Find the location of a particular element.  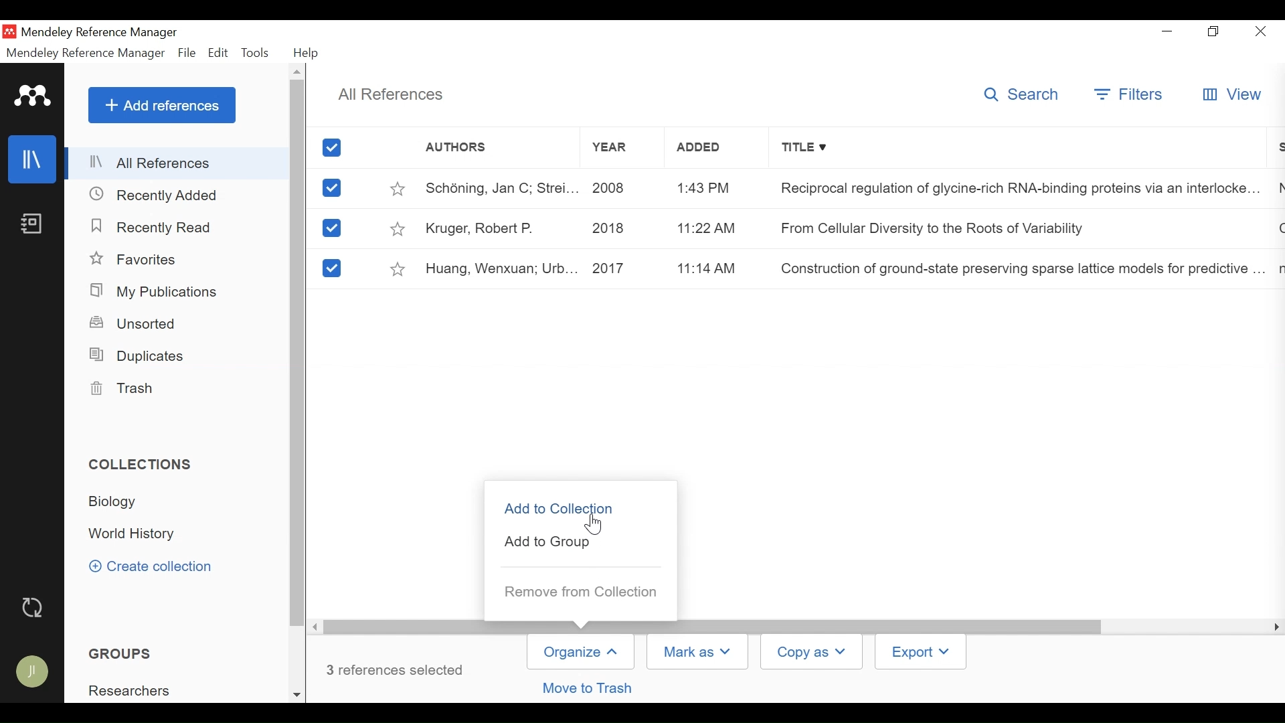

All References is located at coordinates (178, 165).